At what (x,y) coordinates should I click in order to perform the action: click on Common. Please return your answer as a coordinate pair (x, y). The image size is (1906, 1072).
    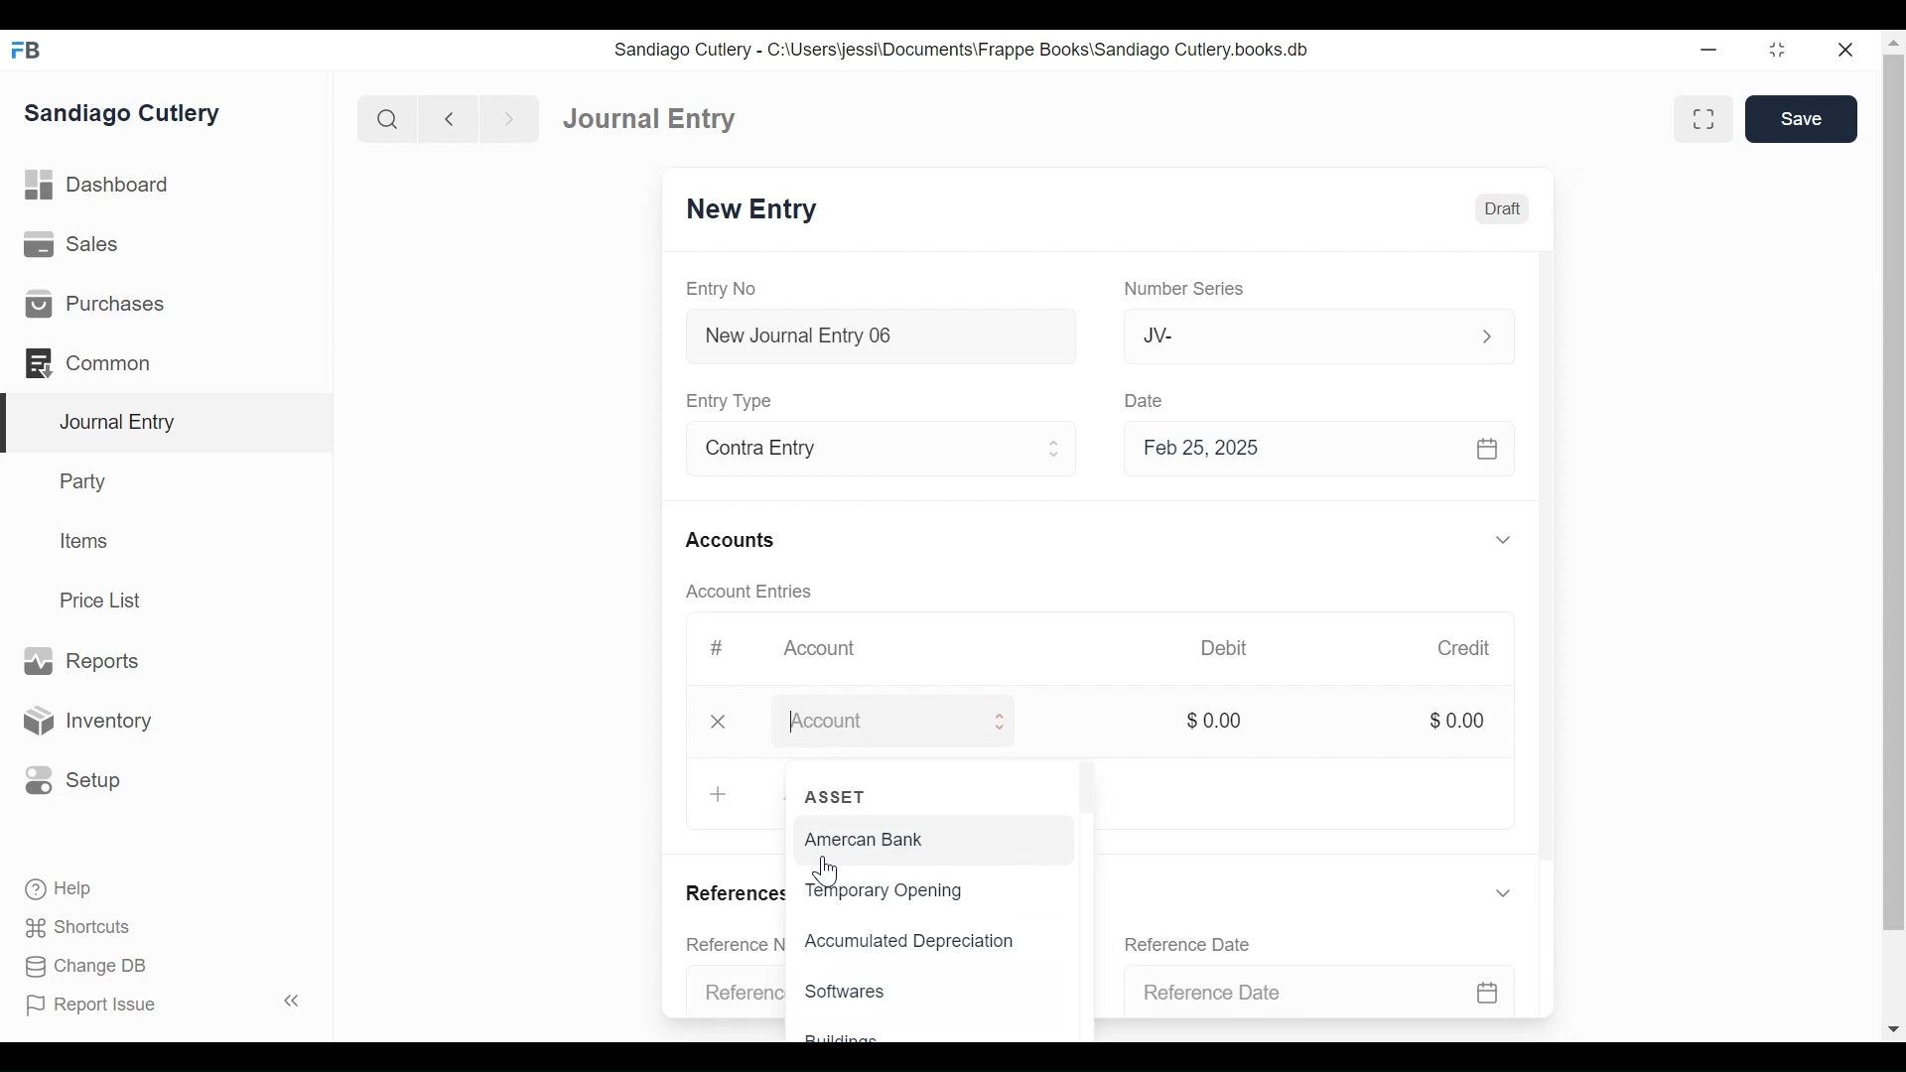
    Looking at the image, I should click on (98, 363).